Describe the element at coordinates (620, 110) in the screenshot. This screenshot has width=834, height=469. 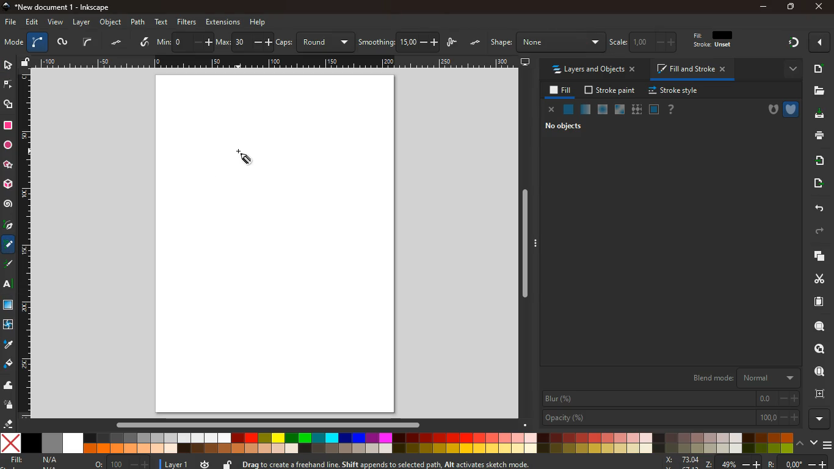
I see `window` at that location.